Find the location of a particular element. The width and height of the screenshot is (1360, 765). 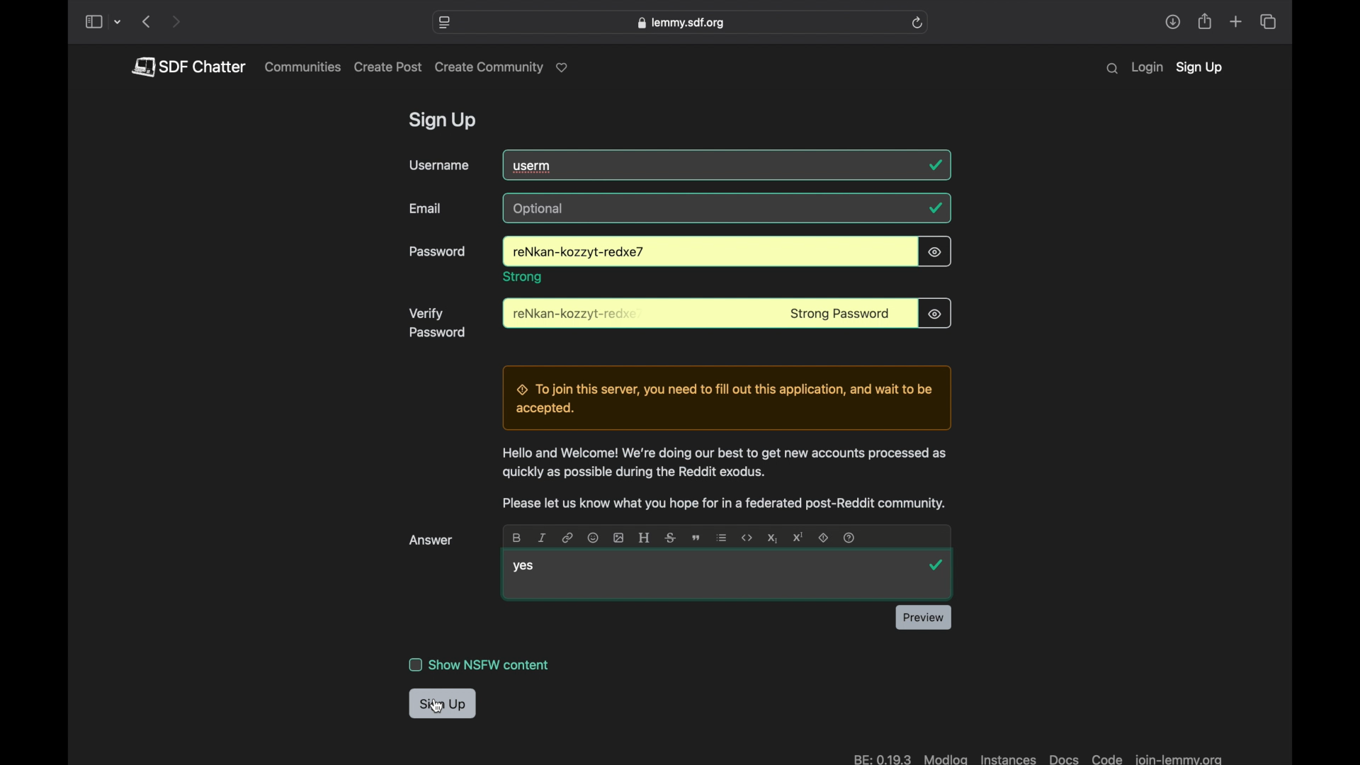

reddit posting notification is located at coordinates (723, 504).